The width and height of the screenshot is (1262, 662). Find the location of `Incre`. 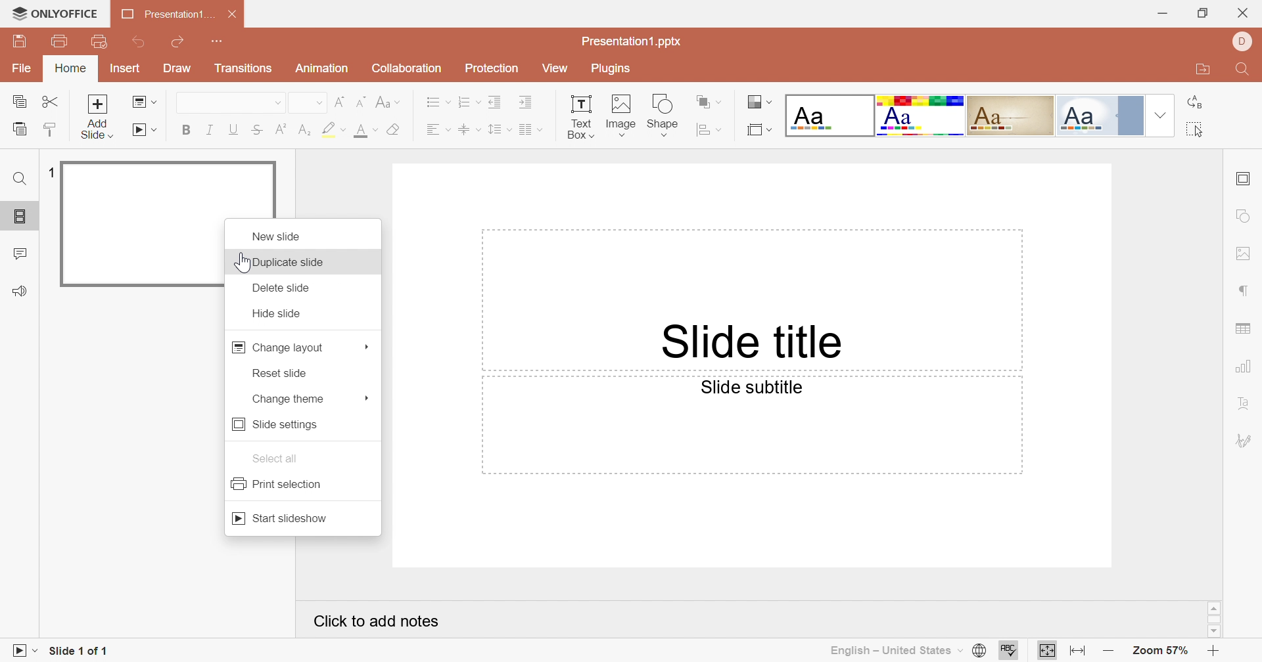

Incre is located at coordinates (528, 100).